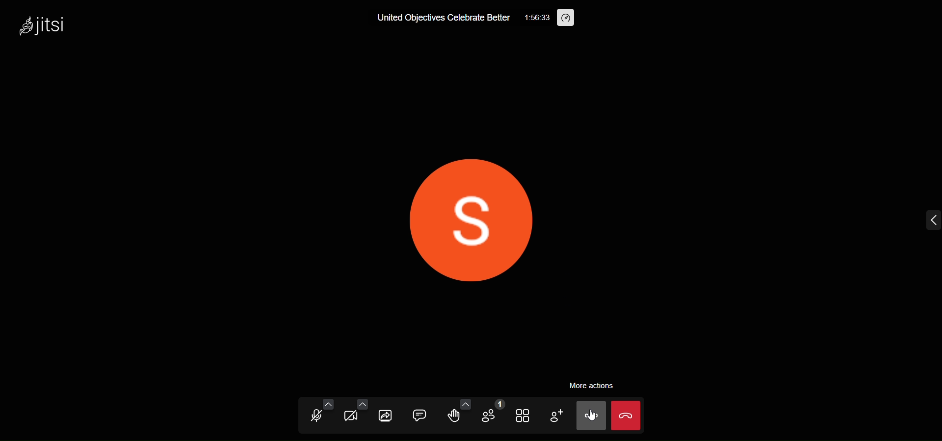  I want to click on camera, so click(351, 417).